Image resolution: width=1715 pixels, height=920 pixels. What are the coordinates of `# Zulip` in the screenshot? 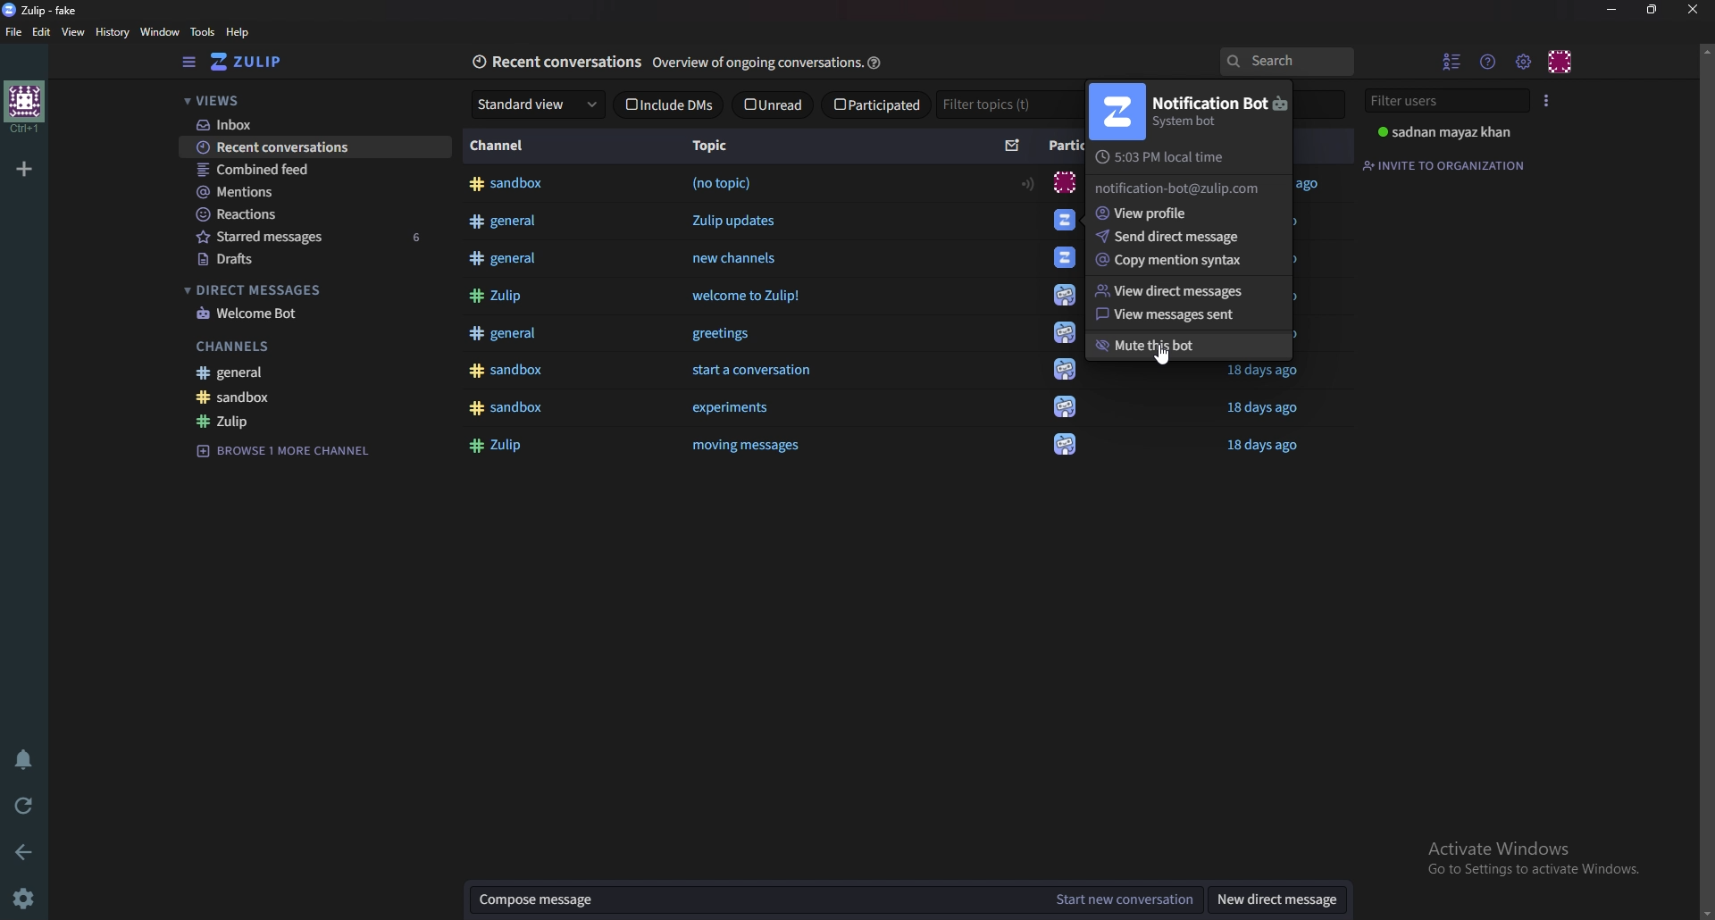 It's located at (503, 444).